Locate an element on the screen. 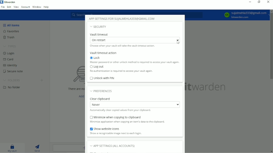 The width and height of the screenshot is (273, 153). Lock is located at coordinates (96, 58).